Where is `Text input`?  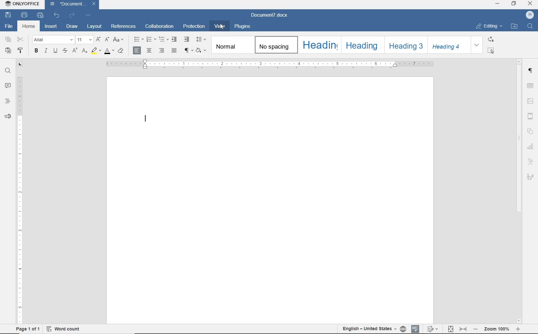
Text input is located at coordinates (145, 120).